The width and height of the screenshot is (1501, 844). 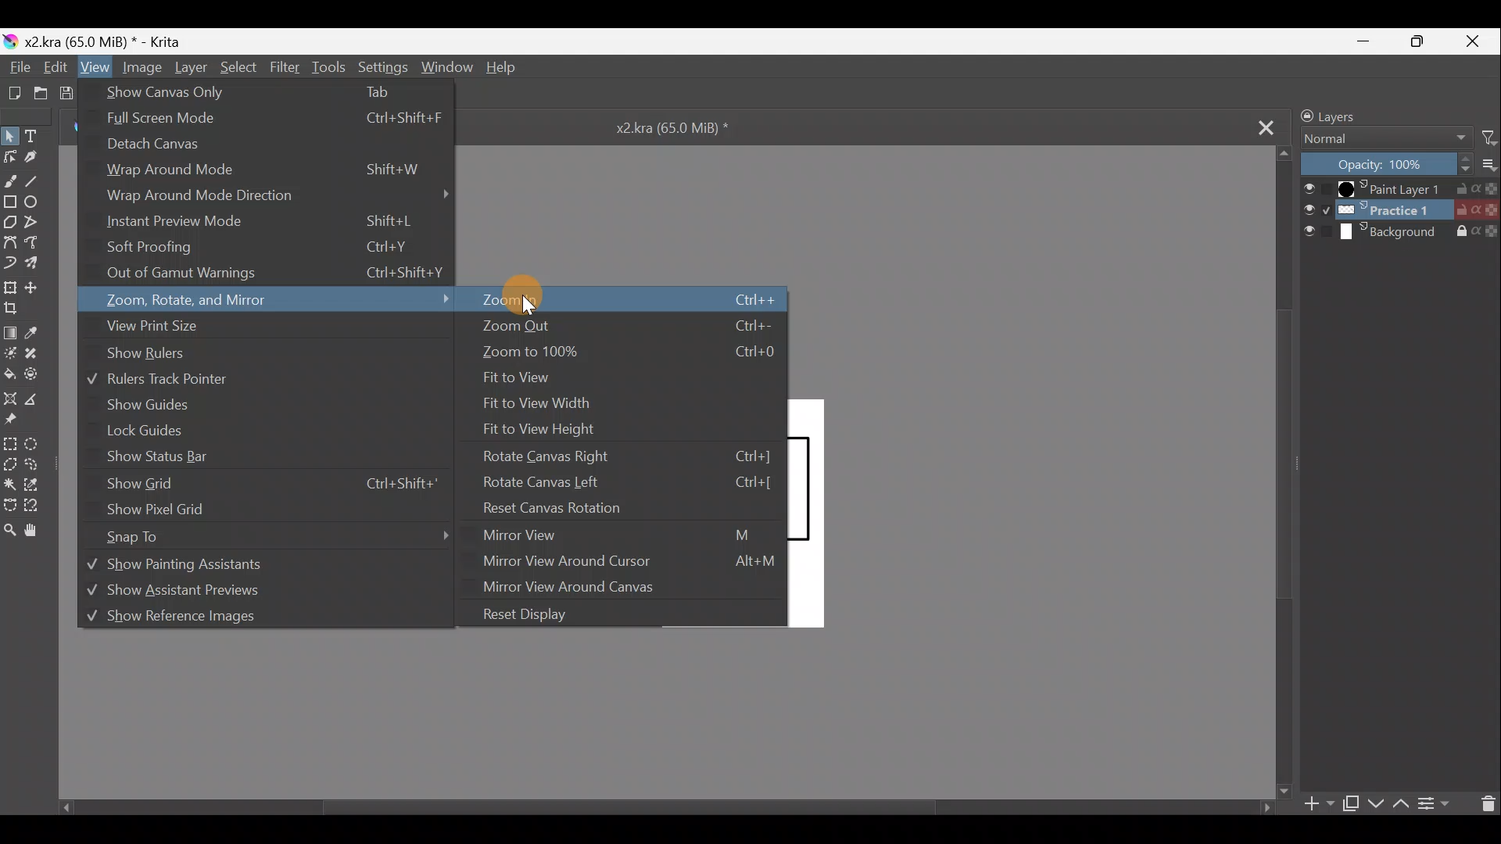 What do you see at coordinates (240, 70) in the screenshot?
I see `Select` at bounding box center [240, 70].